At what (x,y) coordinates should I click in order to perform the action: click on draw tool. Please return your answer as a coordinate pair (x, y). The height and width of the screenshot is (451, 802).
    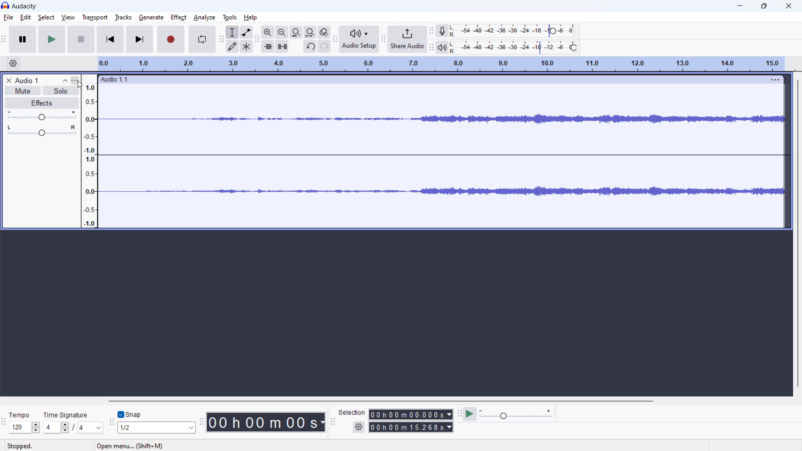
    Looking at the image, I should click on (232, 46).